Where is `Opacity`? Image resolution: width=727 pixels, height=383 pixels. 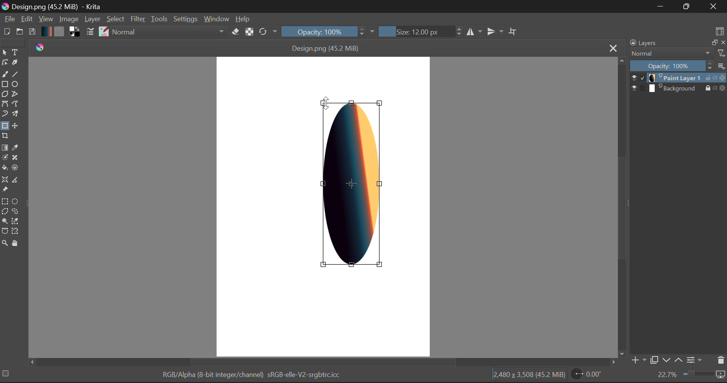
Opacity is located at coordinates (329, 31).